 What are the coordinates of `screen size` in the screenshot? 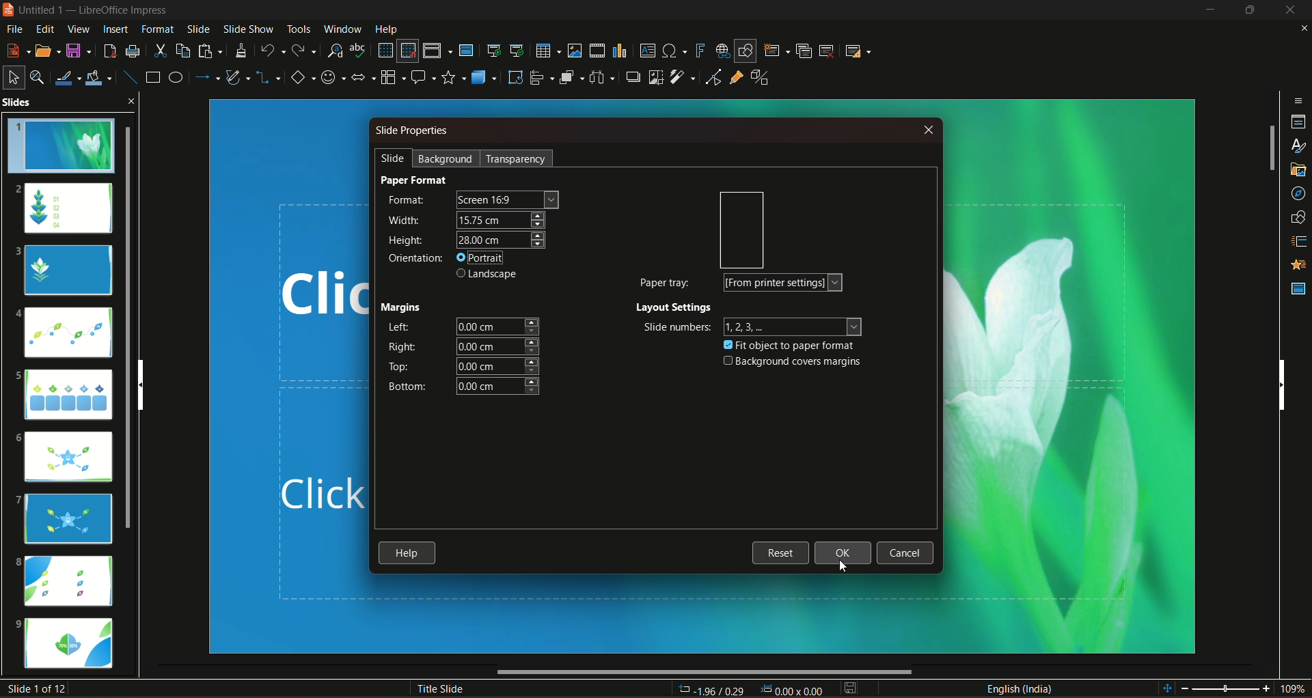 It's located at (506, 199).